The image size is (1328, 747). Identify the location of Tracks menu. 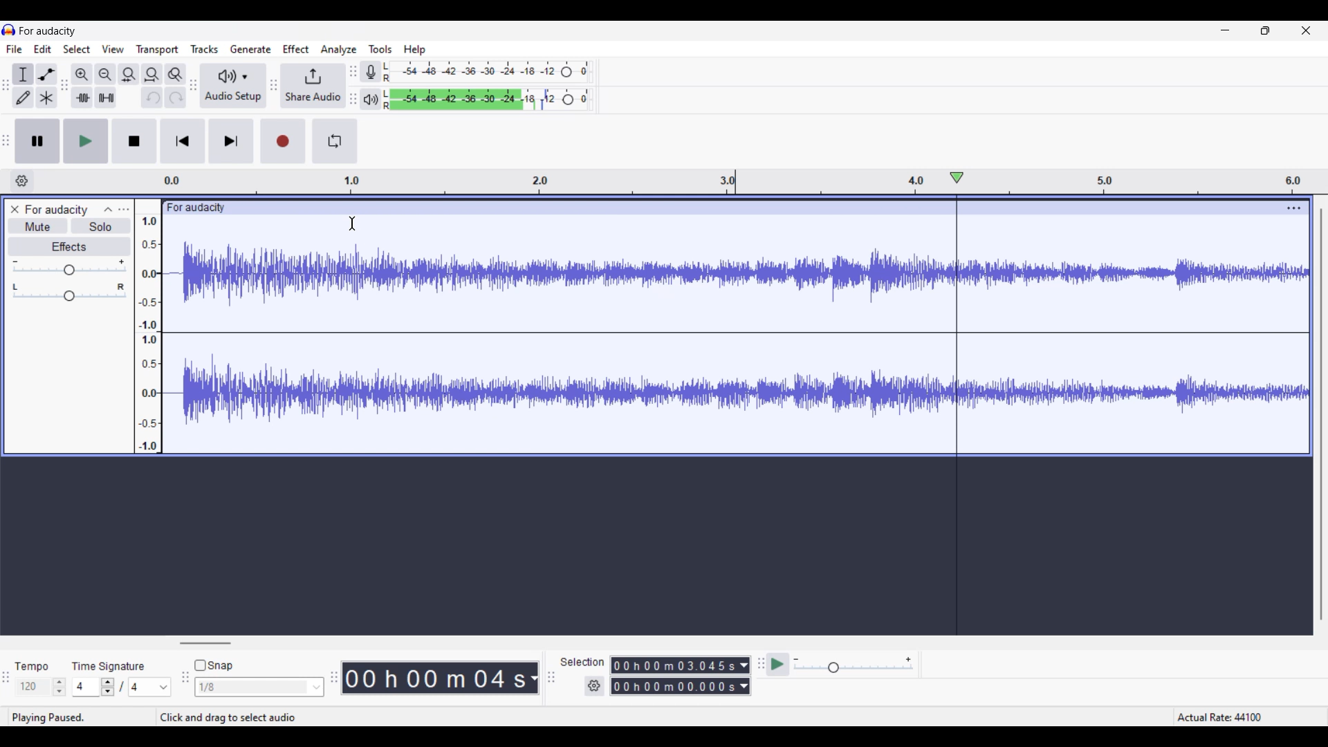
(205, 48).